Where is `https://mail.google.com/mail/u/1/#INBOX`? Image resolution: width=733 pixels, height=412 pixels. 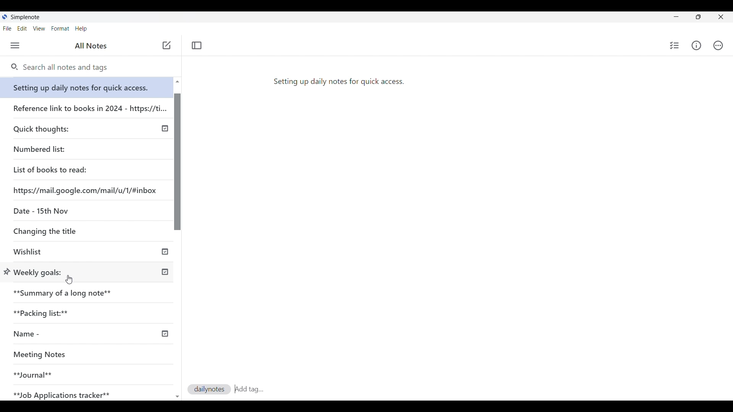
https://mail.google.com/mail/u/1/#INBOX is located at coordinates (86, 189).